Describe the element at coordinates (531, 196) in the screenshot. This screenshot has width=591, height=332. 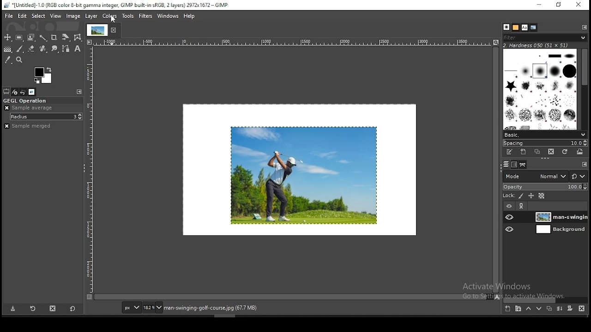
I see `lock size and position` at that location.